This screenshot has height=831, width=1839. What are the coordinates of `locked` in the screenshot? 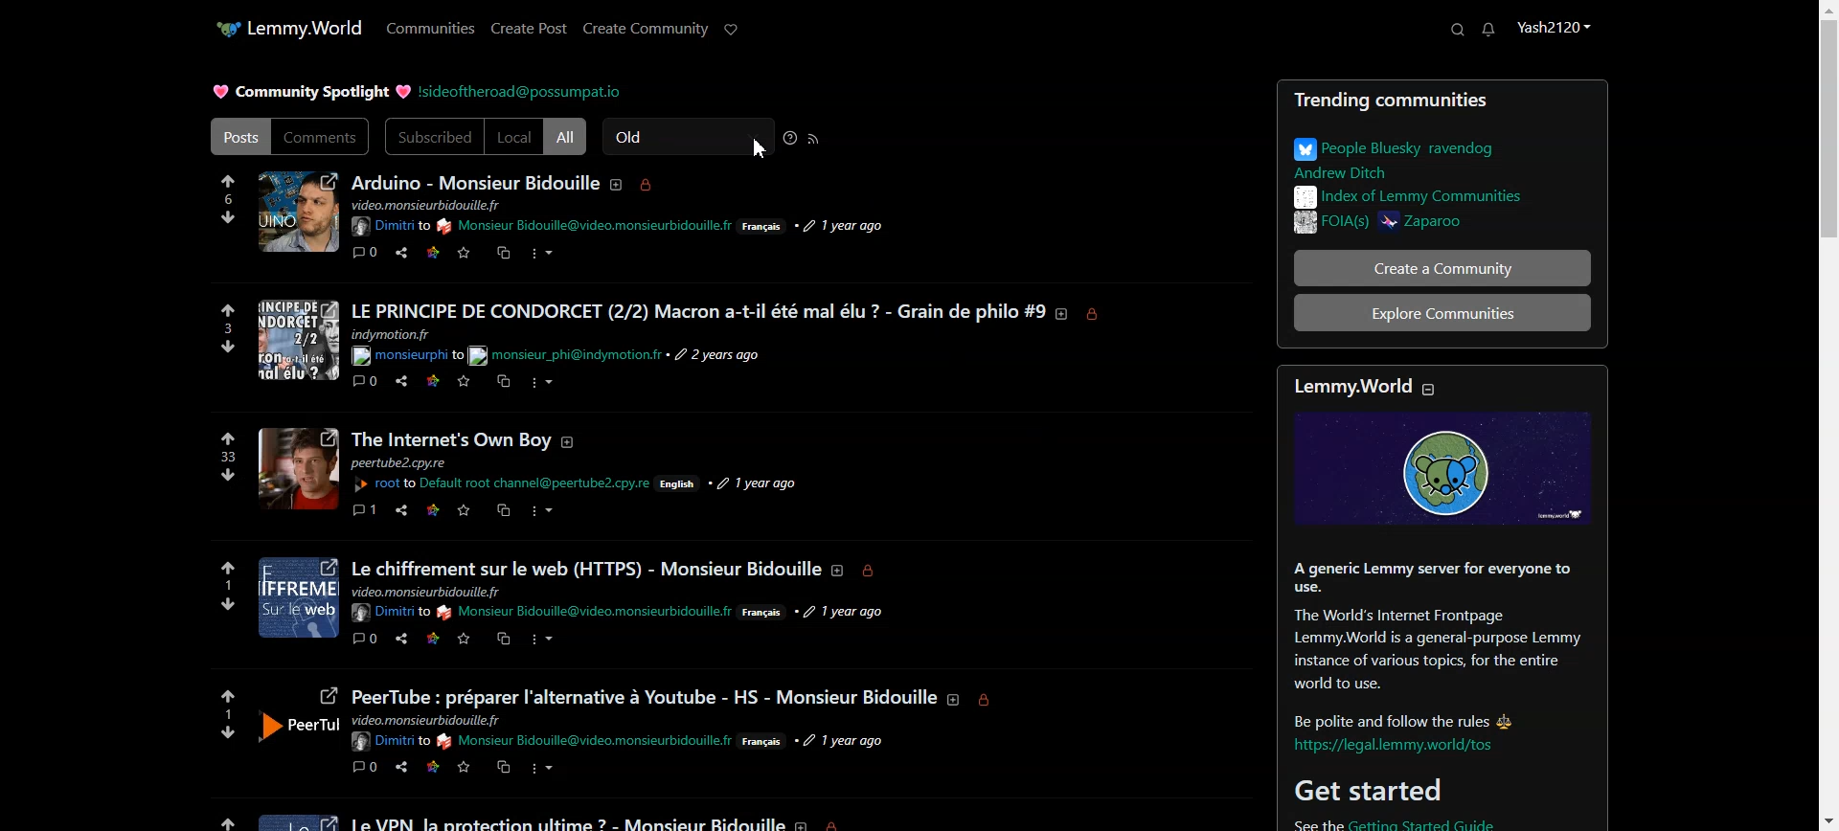 It's located at (990, 704).